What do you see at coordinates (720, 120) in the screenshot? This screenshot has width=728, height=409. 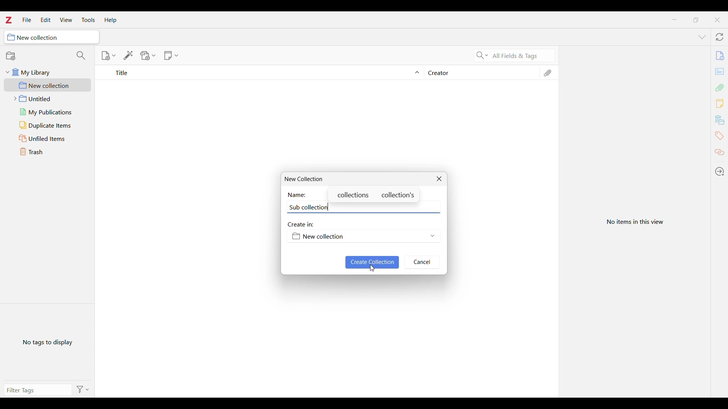 I see `banks` at bounding box center [720, 120].